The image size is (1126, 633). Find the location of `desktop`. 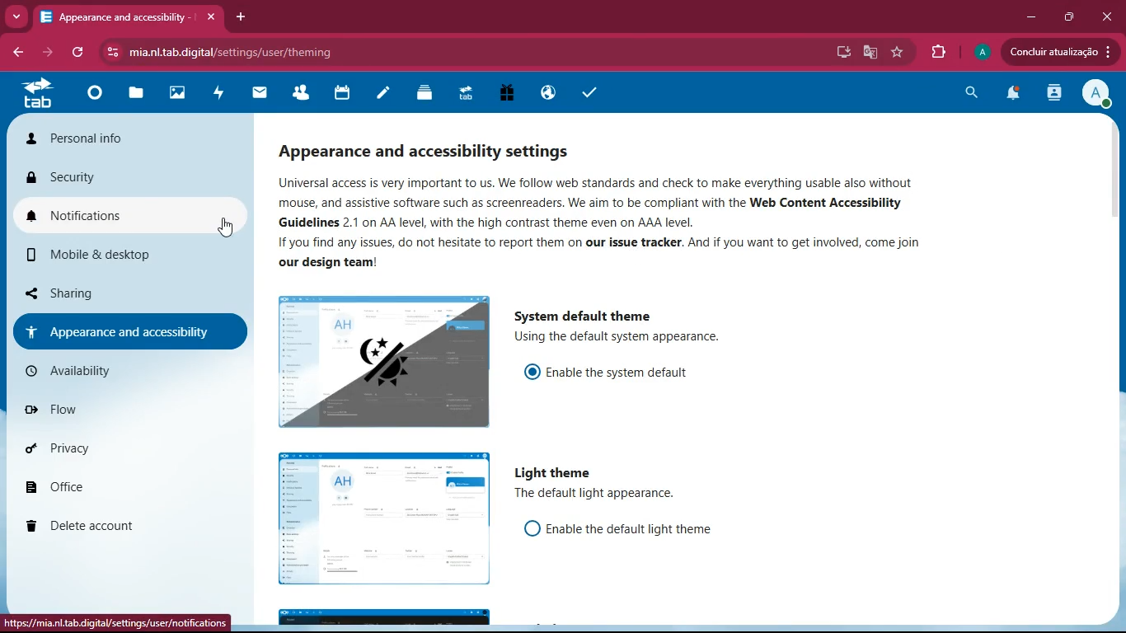

desktop is located at coordinates (841, 54).